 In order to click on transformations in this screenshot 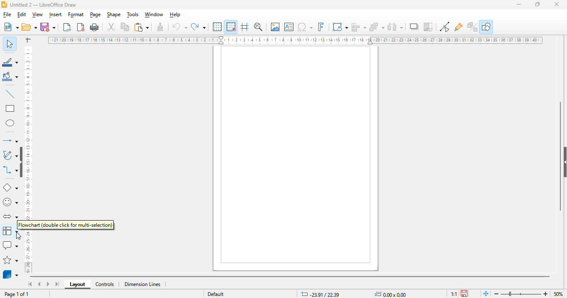, I will do `click(340, 27)`.